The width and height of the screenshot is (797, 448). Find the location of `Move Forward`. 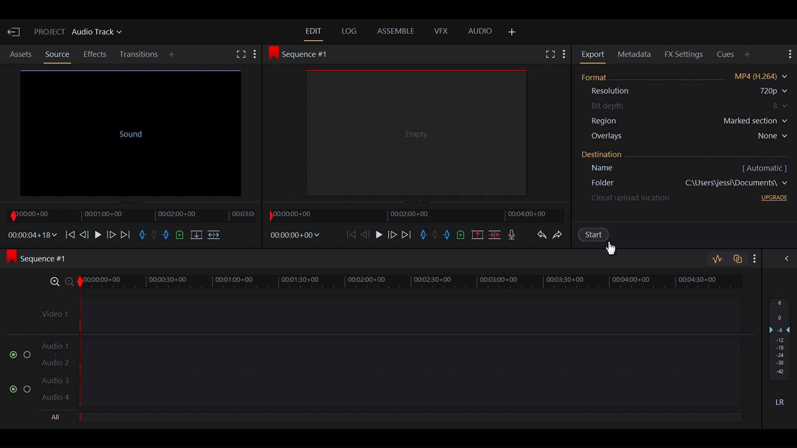

Move Forward is located at coordinates (126, 234).